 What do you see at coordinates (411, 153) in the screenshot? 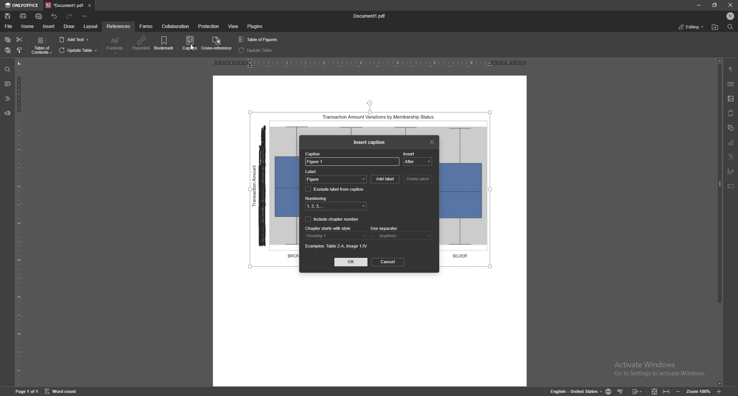
I see `insert` at bounding box center [411, 153].